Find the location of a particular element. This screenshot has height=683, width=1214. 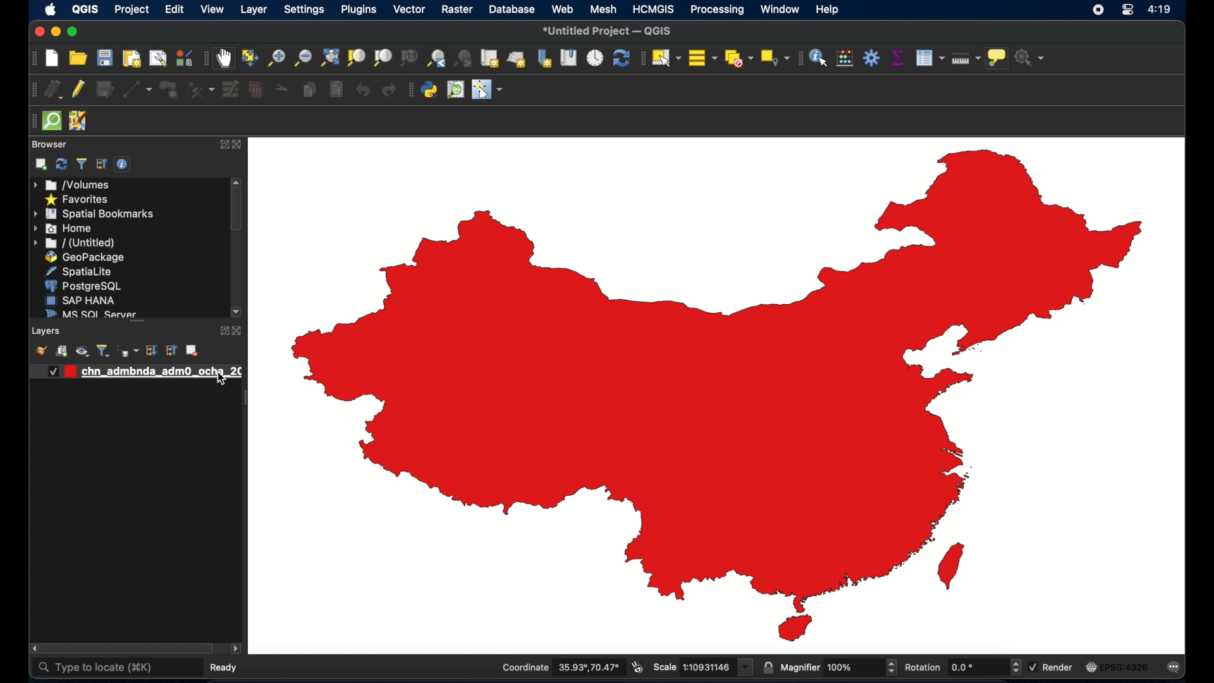

add group is located at coordinates (61, 352).